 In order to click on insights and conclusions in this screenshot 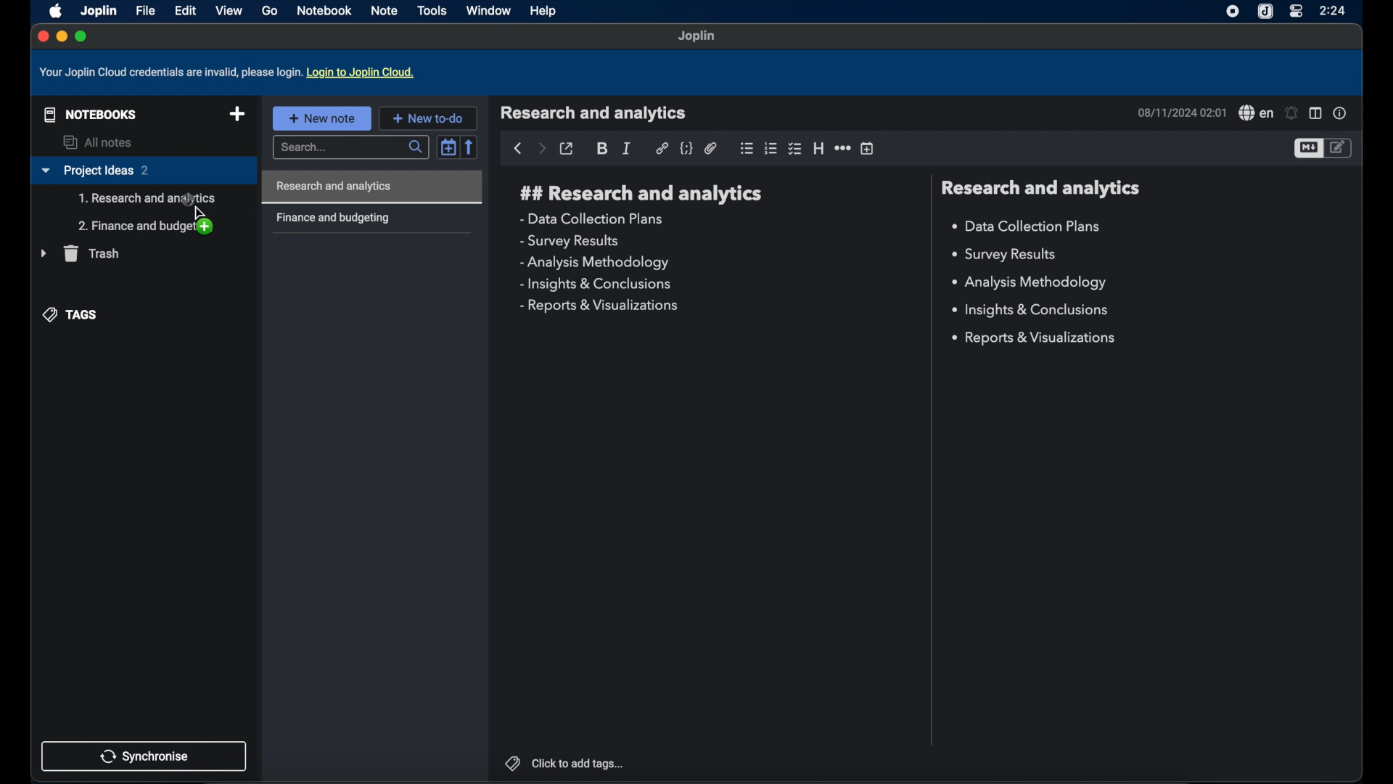, I will do `click(597, 285)`.